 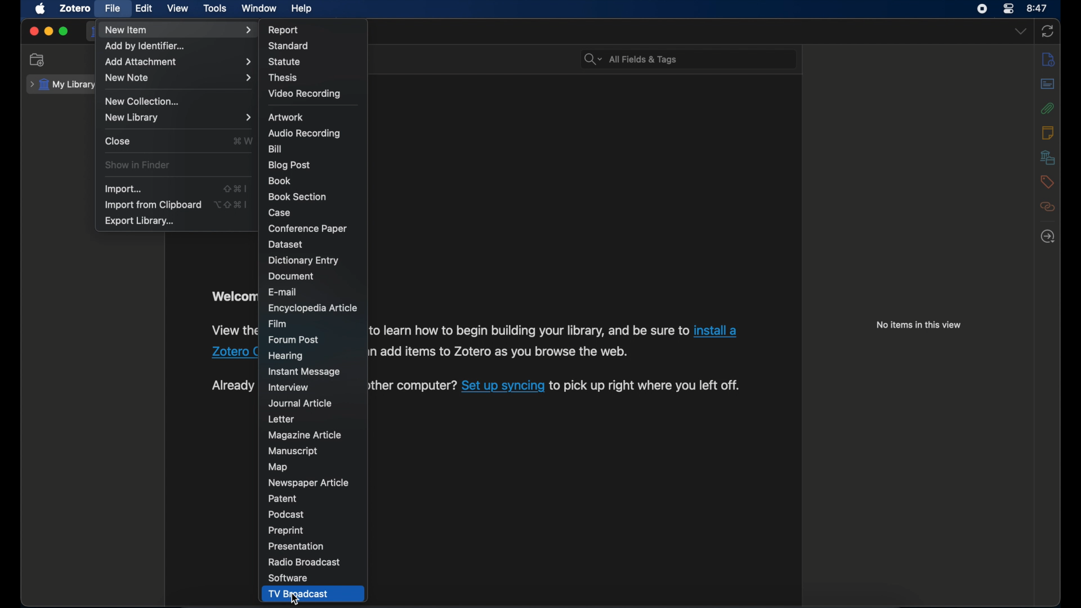 I want to click on shortcut, so click(x=231, y=205).